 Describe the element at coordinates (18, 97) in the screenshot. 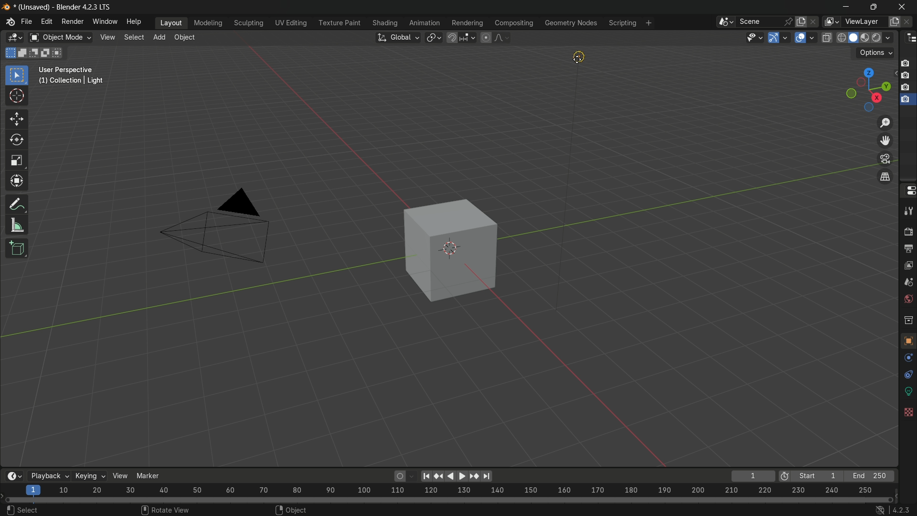

I see `cursor` at that location.